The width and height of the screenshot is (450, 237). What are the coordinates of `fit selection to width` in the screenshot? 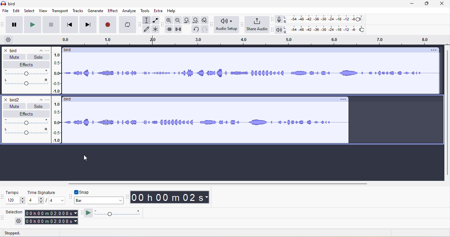 It's located at (186, 20).